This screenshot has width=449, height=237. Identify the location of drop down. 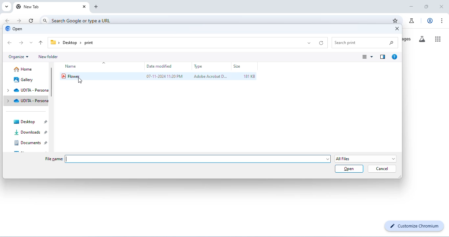
(32, 43).